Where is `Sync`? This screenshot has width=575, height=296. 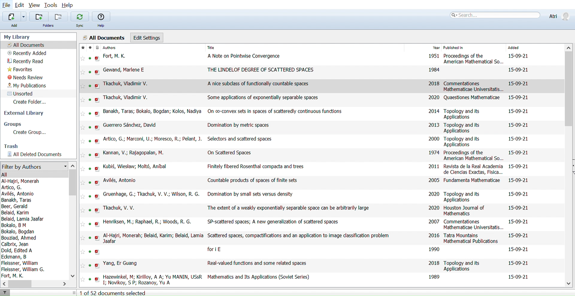 Sync is located at coordinates (80, 16).